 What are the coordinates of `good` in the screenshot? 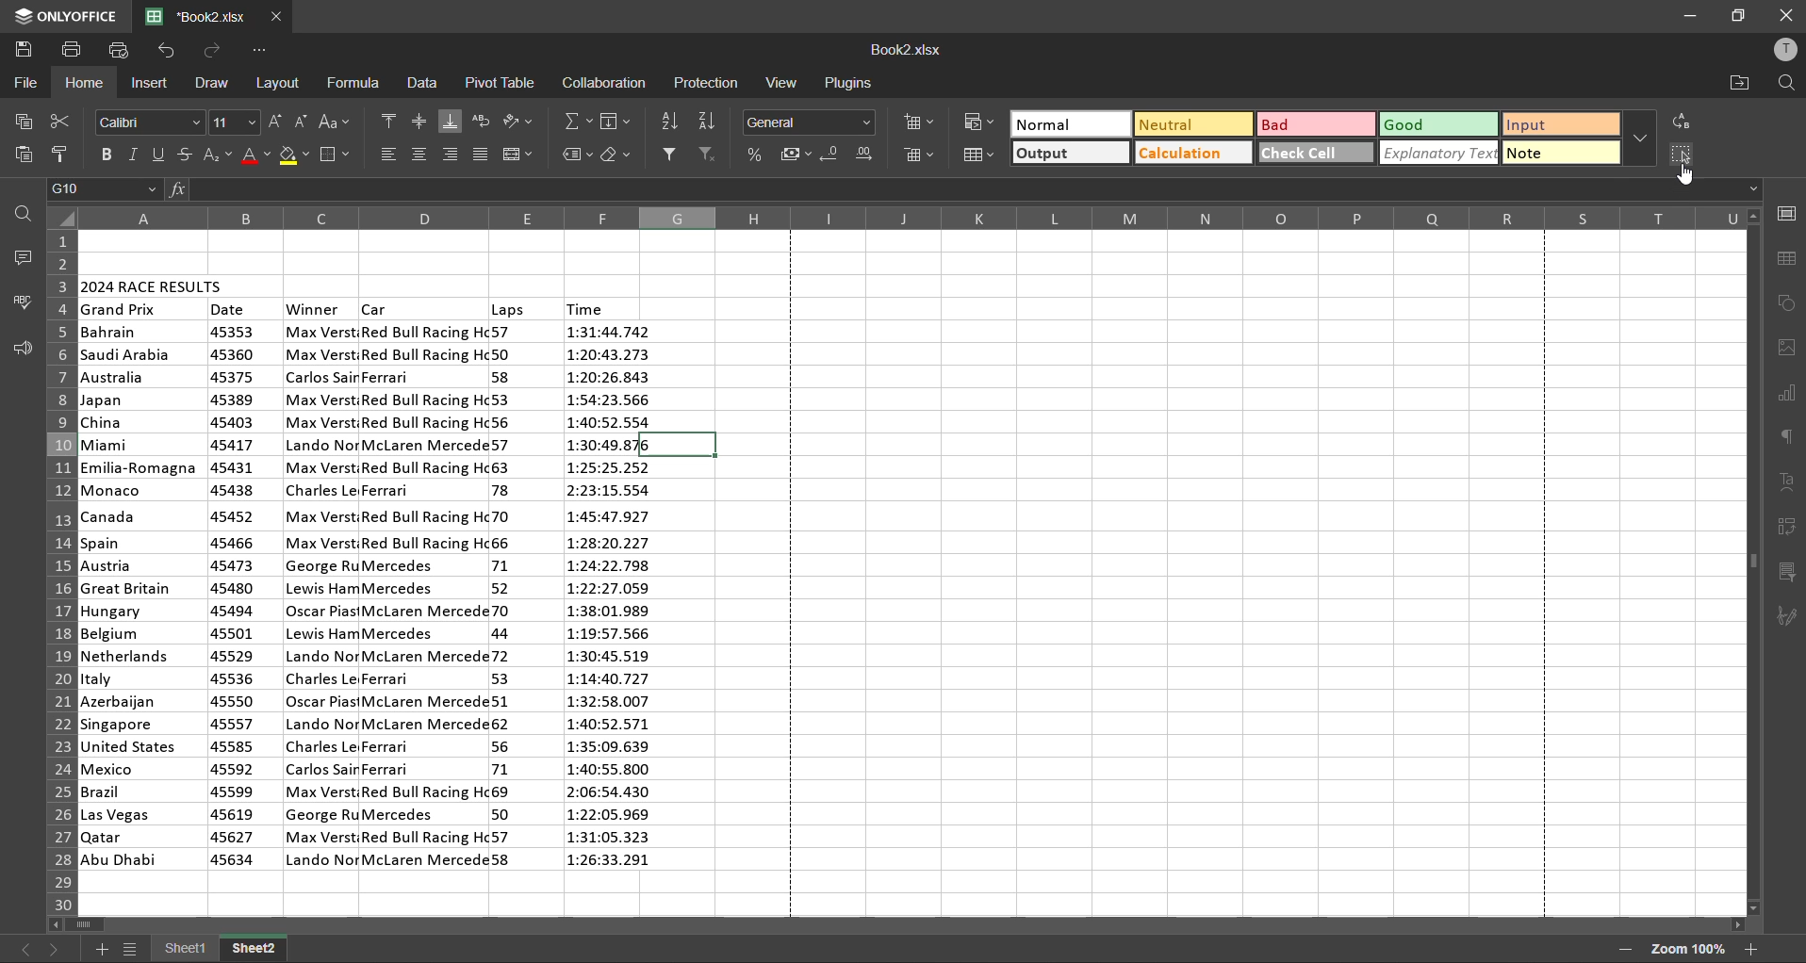 It's located at (1438, 124).